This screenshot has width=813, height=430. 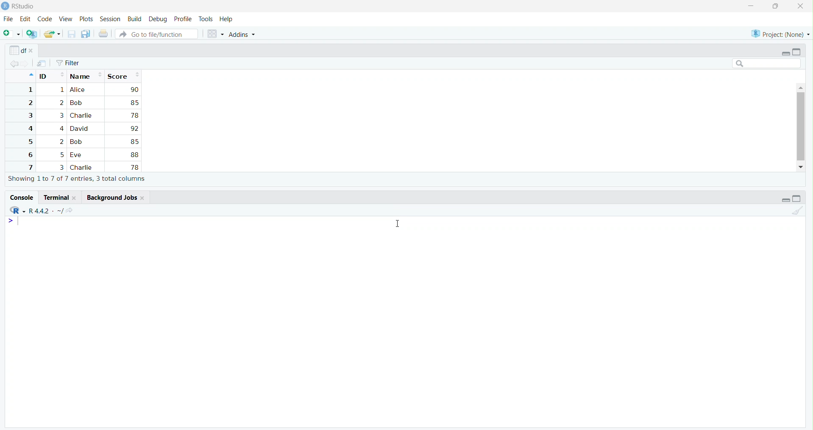 I want to click on close, so click(x=76, y=198).